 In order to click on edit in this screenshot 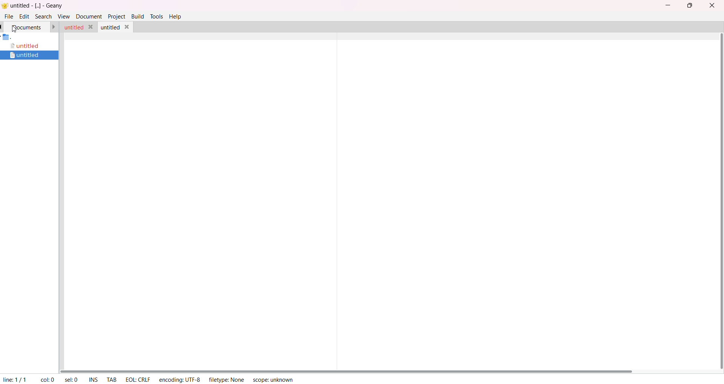, I will do `click(25, 16)`.